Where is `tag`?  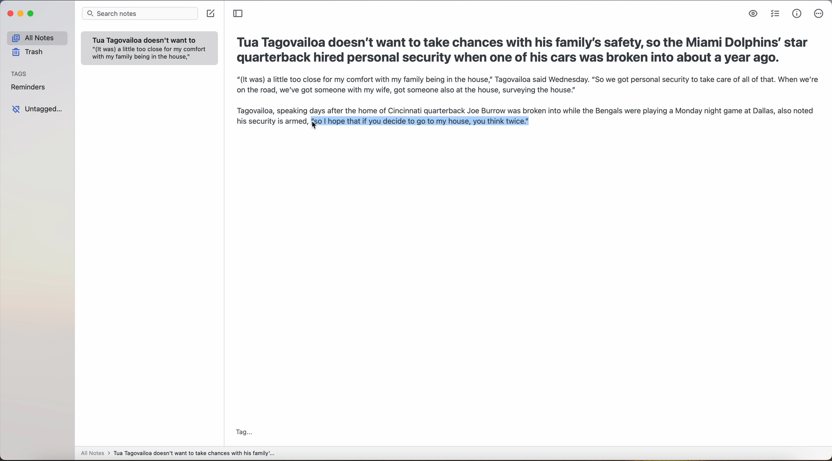 tag is located at coordinates (243, 432).